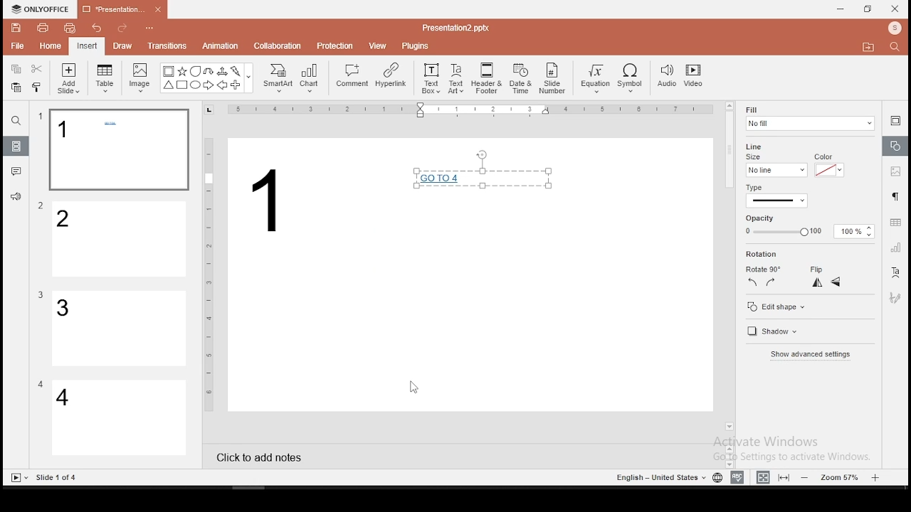 This screenshot has width=911, height=512. Describe the element at coordinates (693, 78) in the screenshot. I see `video` at that location.